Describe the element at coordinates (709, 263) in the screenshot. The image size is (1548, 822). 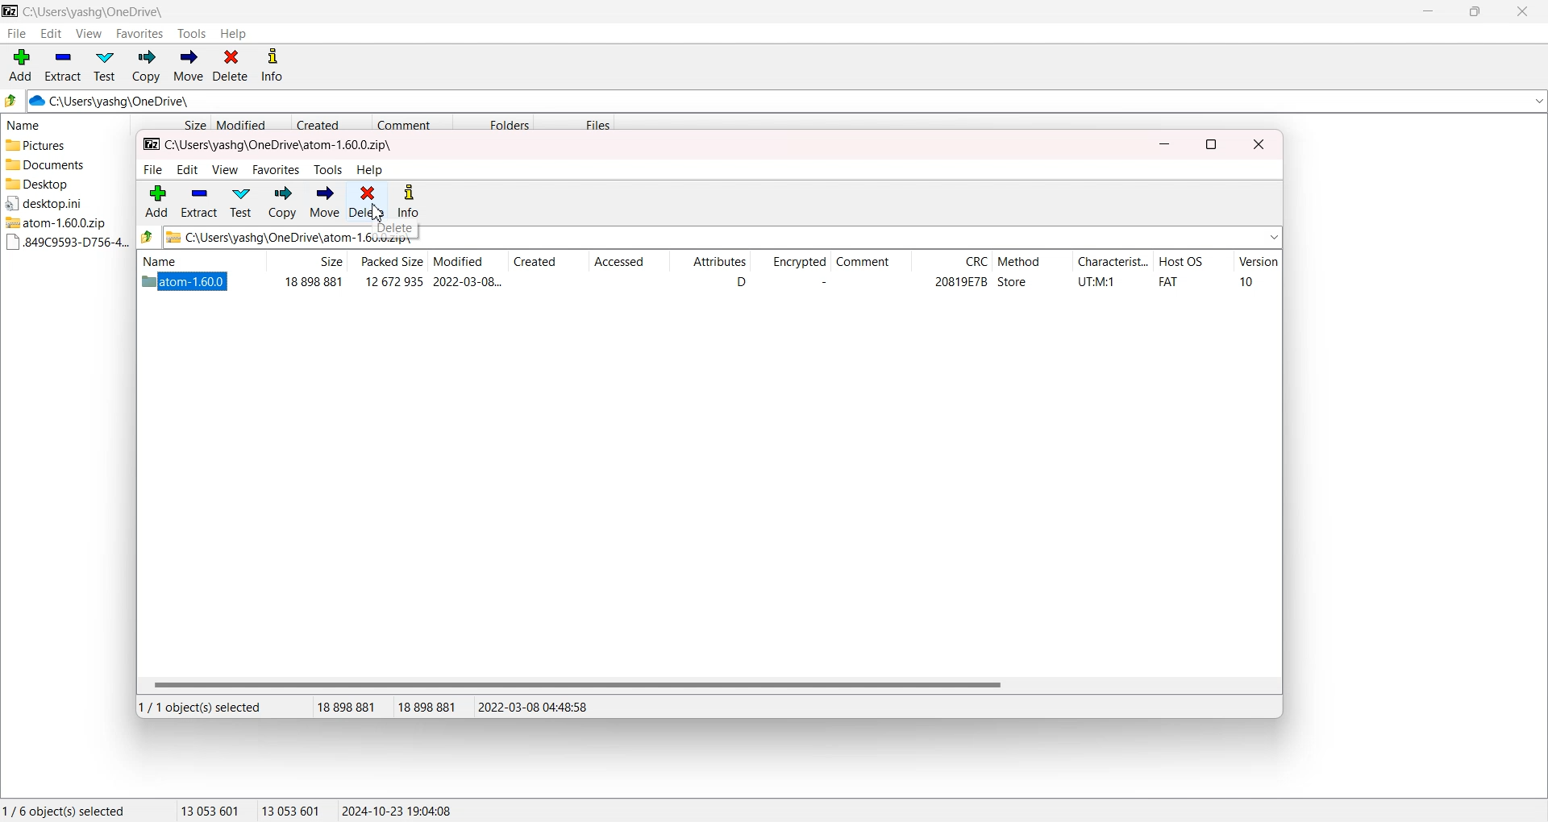
I see `Attributes` at that location.